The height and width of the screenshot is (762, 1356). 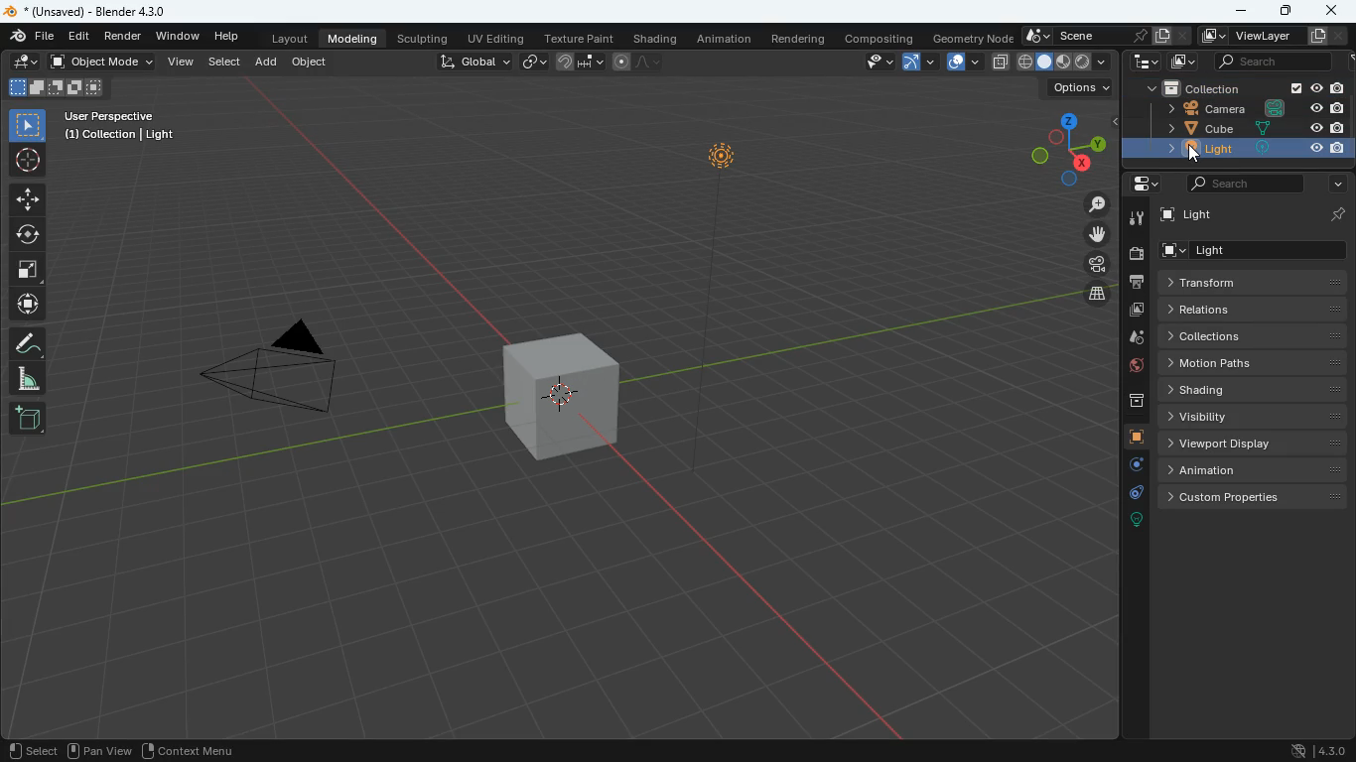 What do you see at coordinates (1135, 493) in the screenshot?
I see `` at bounding box center [1135, 493].